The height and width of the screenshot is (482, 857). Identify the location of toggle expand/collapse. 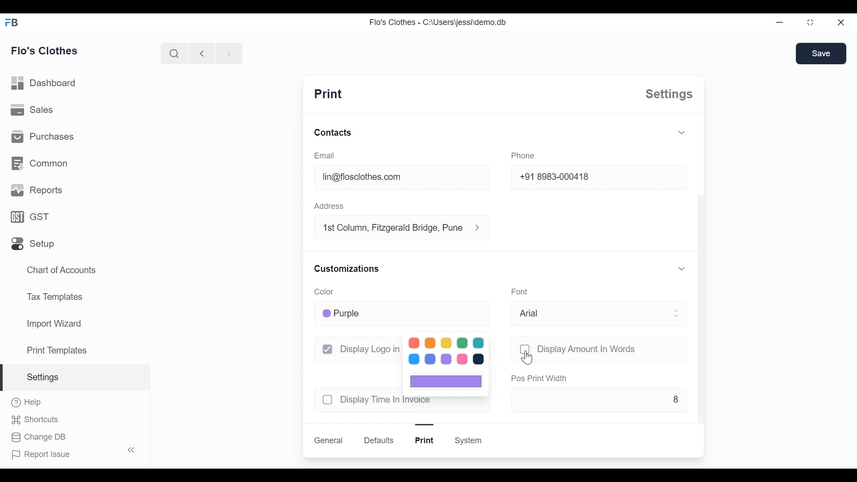
(682, 132).